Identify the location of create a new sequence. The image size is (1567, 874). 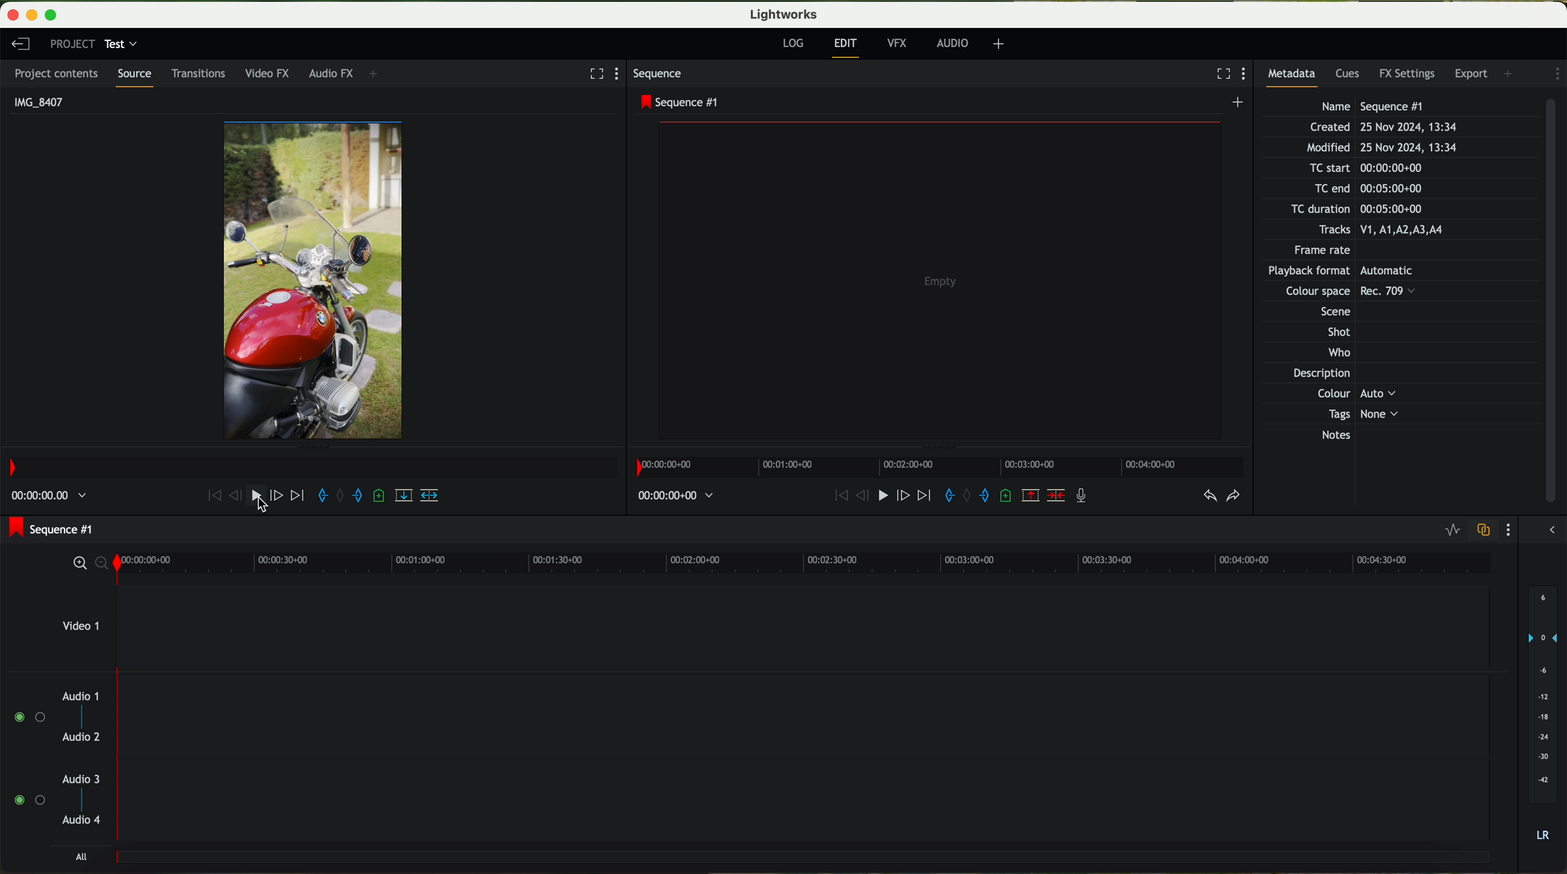
(1239, 104).